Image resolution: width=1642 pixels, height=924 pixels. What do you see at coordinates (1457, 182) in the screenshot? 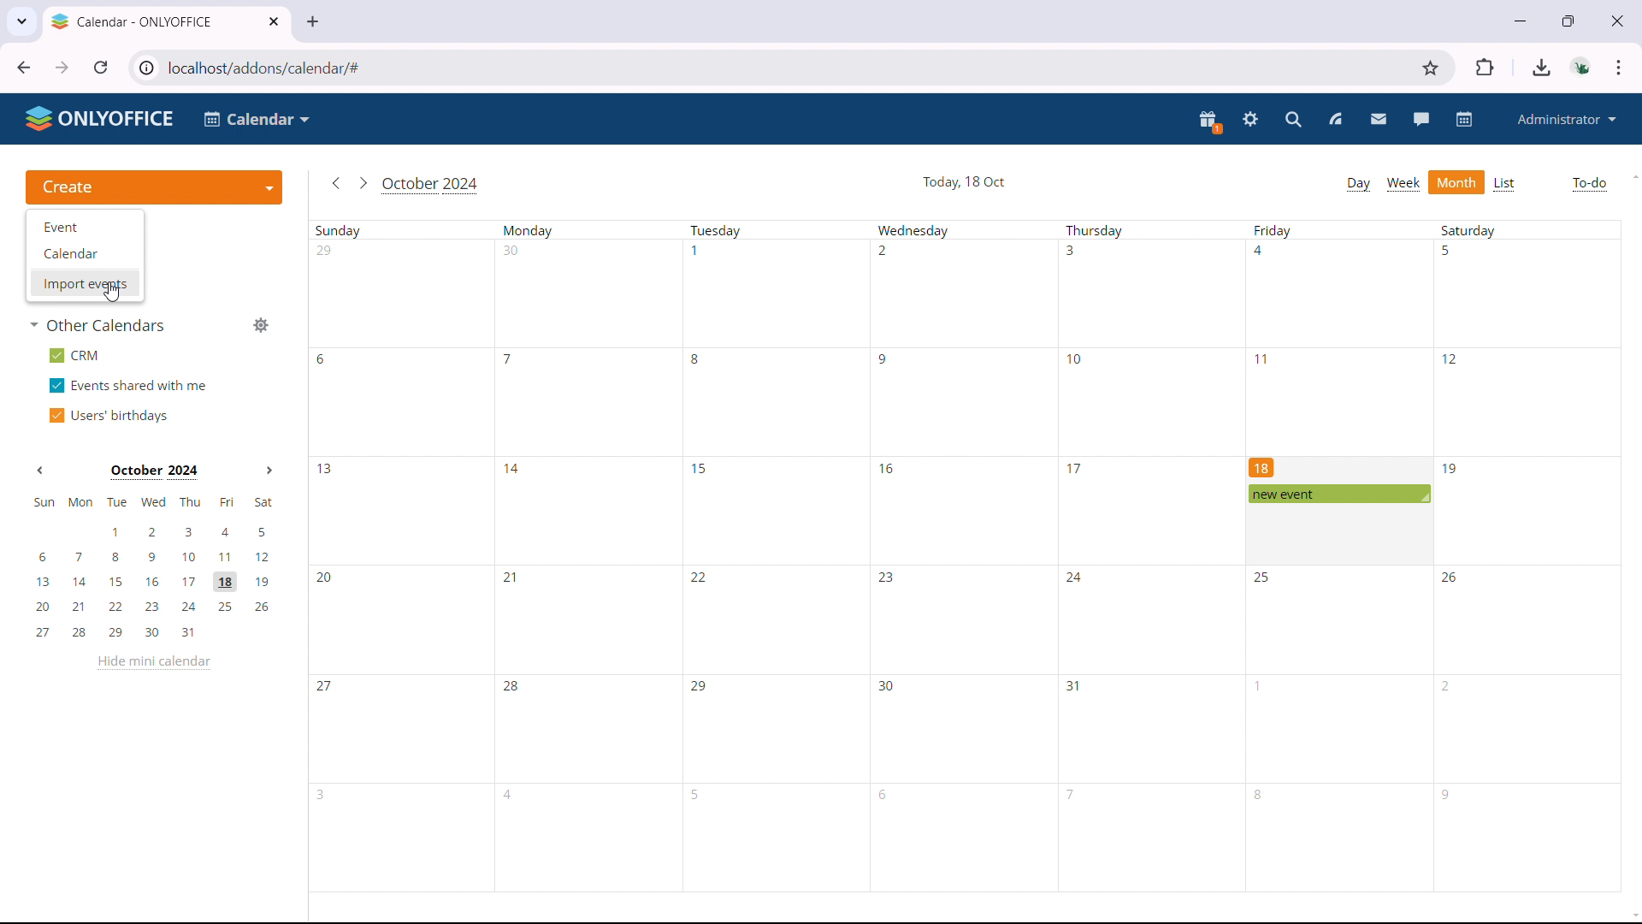
I see `month` at bounding box center [1457, 182].